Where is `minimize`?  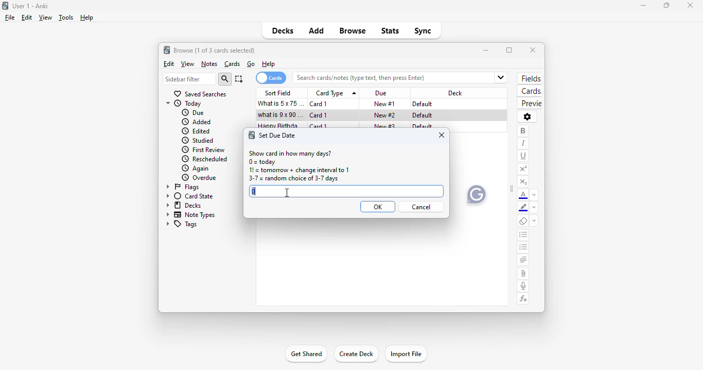 minimize is located at coordinates (487, 51).